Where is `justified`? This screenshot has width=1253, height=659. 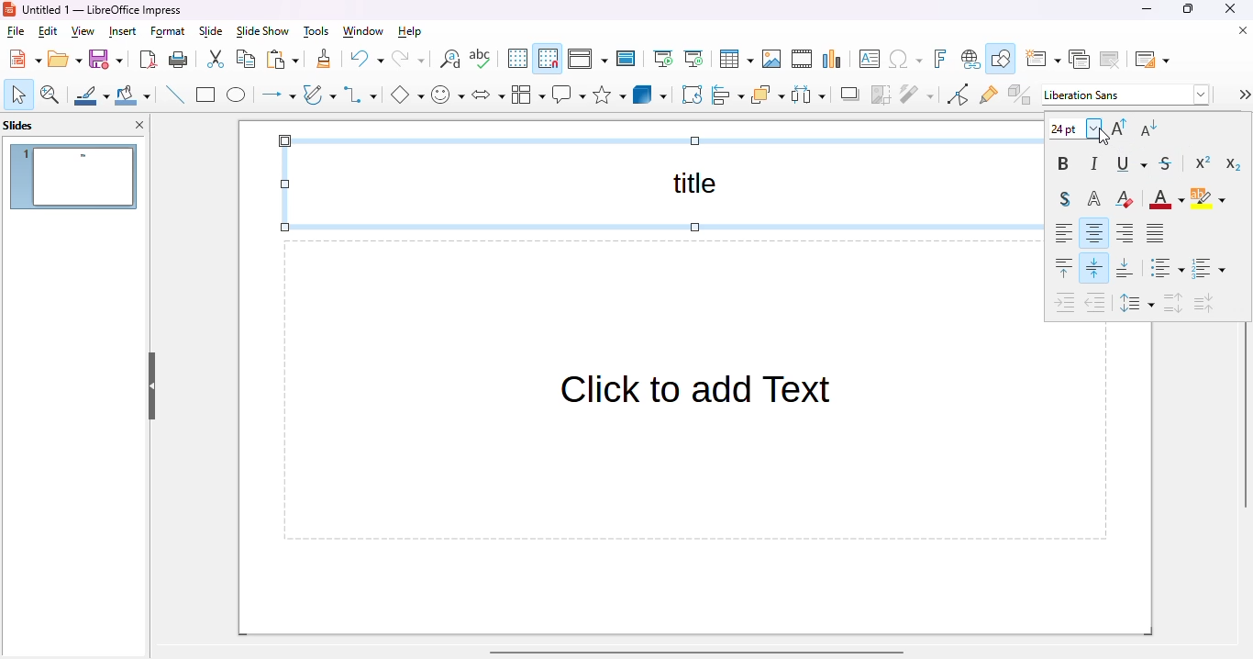 justified is located at coordinates (1156, 231).